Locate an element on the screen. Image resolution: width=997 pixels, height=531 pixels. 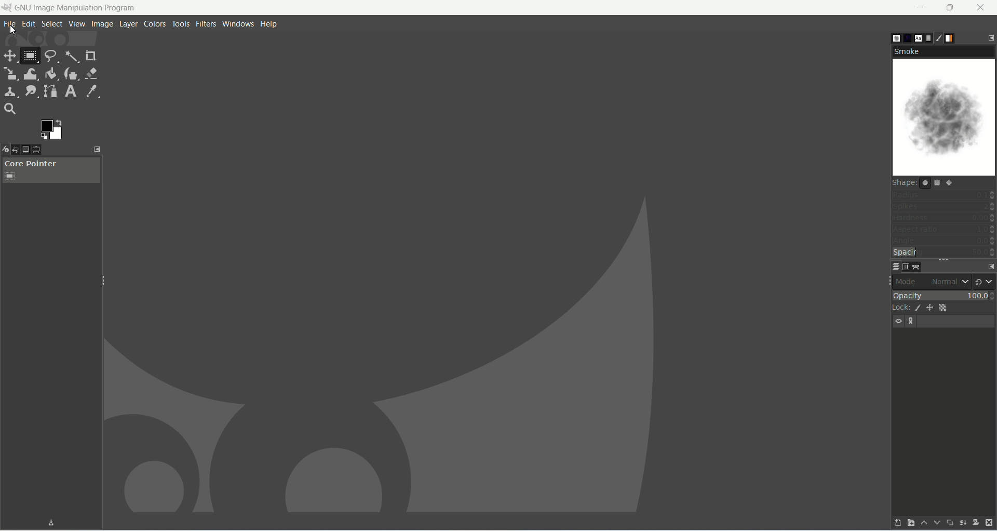
bucket fill is located at coordinates (50, 74).